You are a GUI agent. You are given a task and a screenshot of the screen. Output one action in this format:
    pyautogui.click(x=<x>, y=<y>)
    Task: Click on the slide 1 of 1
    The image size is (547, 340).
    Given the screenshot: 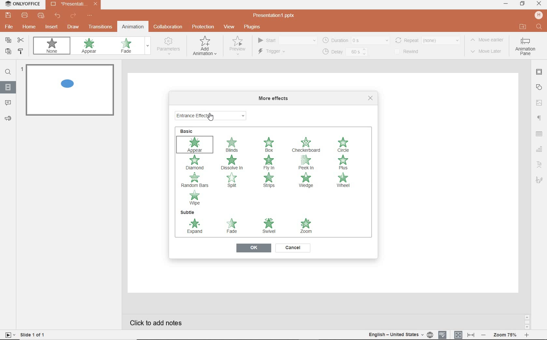 What is the action you would take?
    pyautogui.click(x=34, y=336)
    